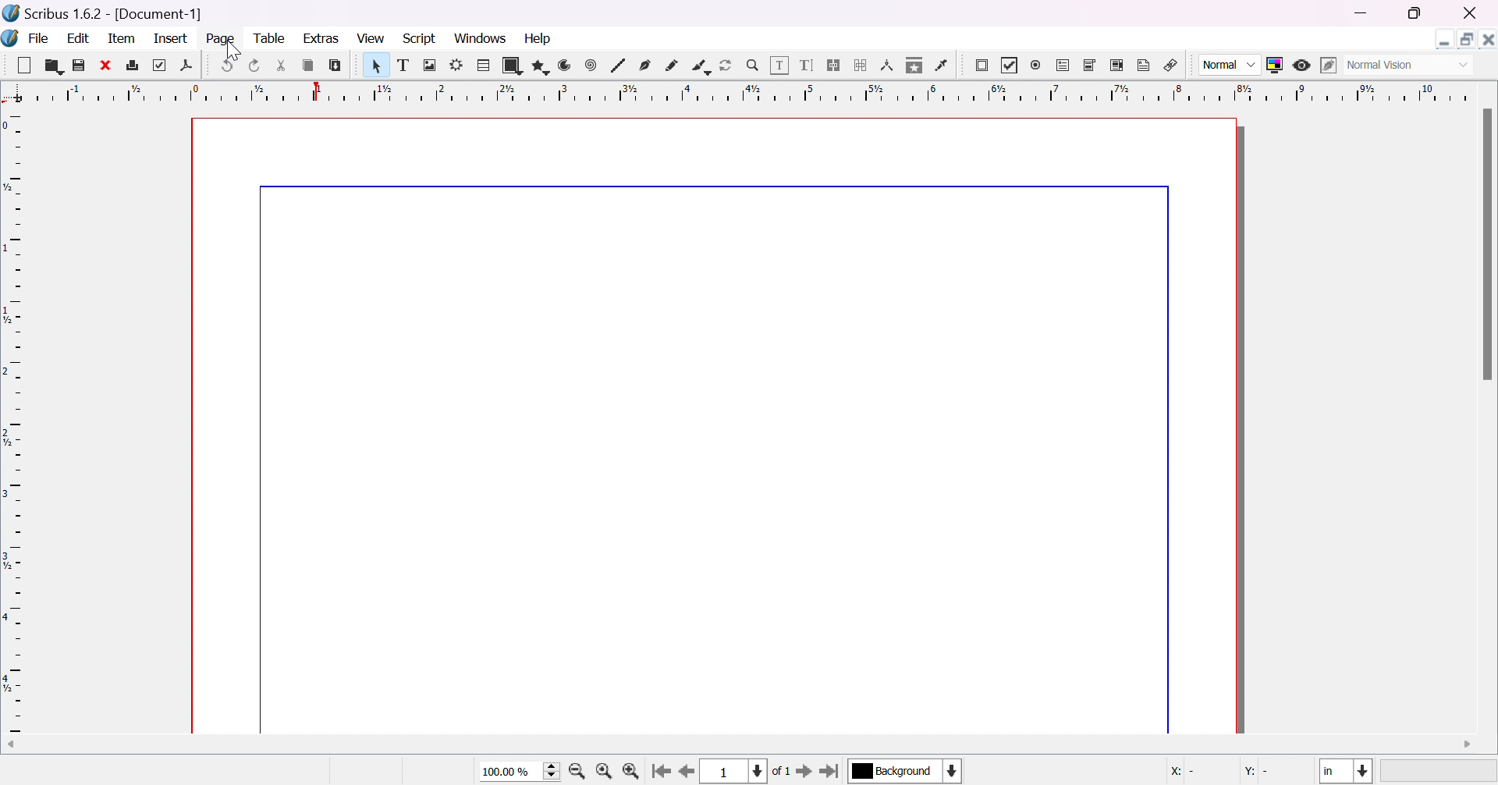 This screenshot has width=1498, height=785. What do you see at coordinates (104, 11) in the screenshot?
I see `scribus 1.6.2 [Document-1]` at bounding box center [104, 11].